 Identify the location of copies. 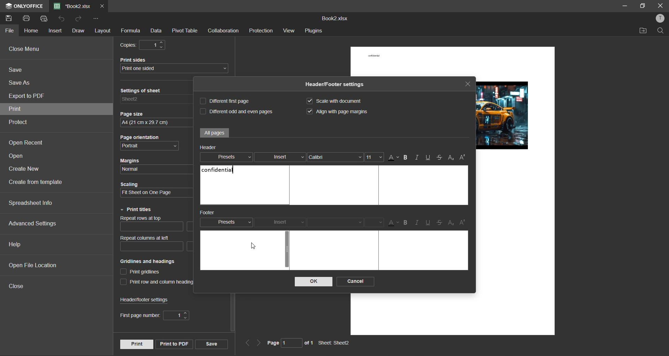
(141, 45).